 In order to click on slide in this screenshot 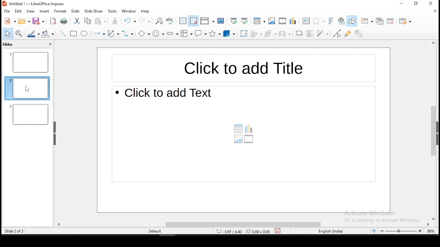, I will do `click(75, 11)`.